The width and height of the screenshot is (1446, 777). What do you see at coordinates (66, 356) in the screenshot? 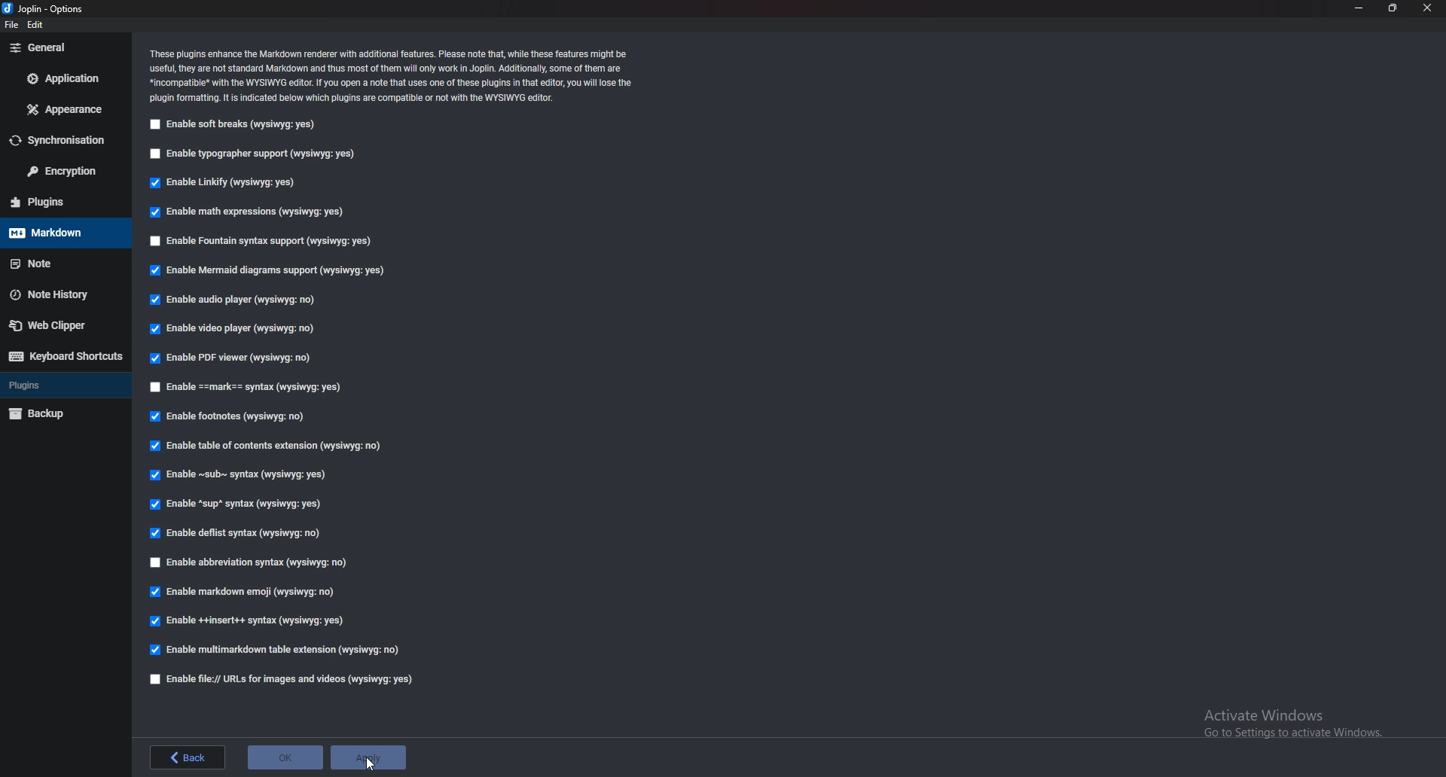
I see `Keyboard shortcuts` at bounding box center [66, 356].